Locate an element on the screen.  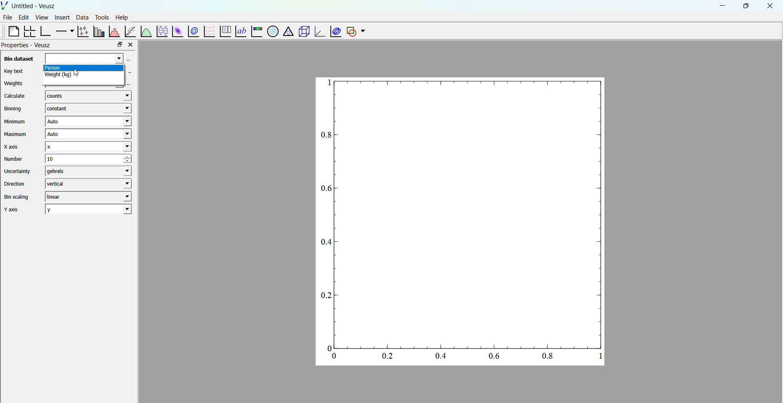
close is located at coordinates (770, 6).